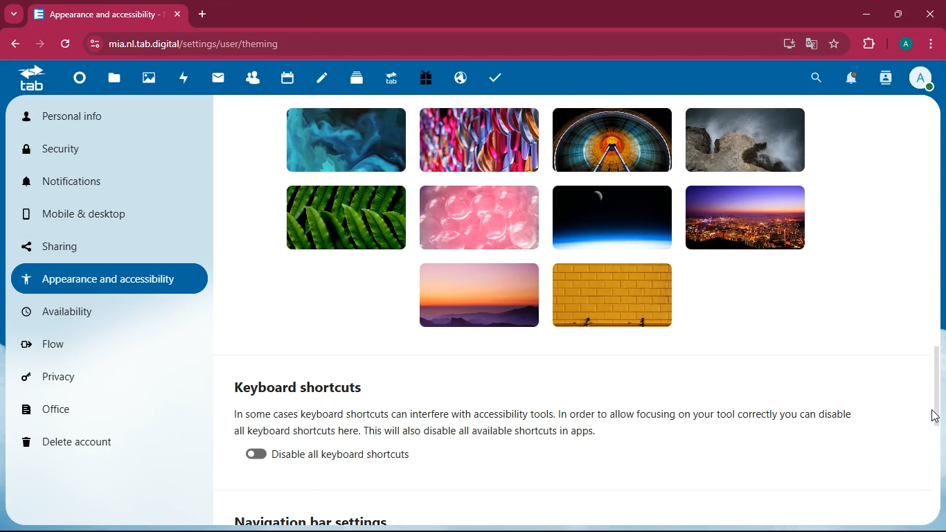 This screenshot has width=946, height=532. I want to click on images, so click(149, 78).